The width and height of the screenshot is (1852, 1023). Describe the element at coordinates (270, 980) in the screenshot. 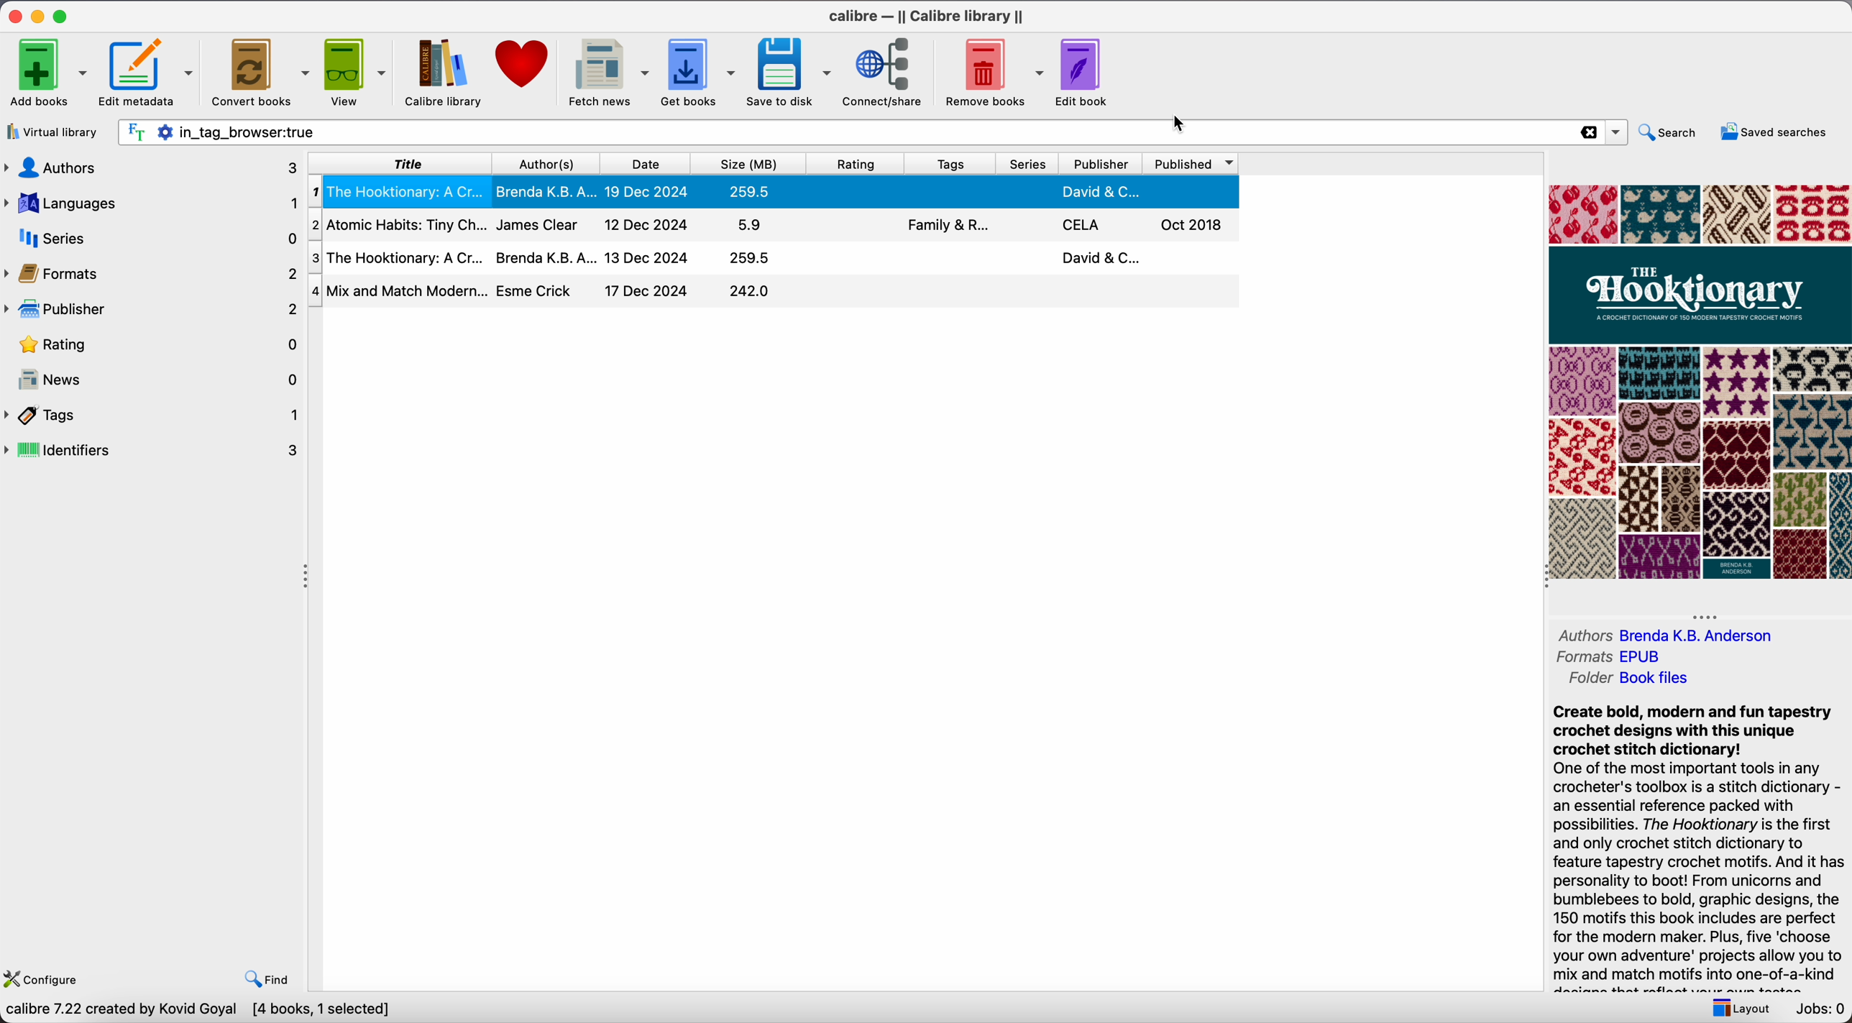

I see `Find` at that location.